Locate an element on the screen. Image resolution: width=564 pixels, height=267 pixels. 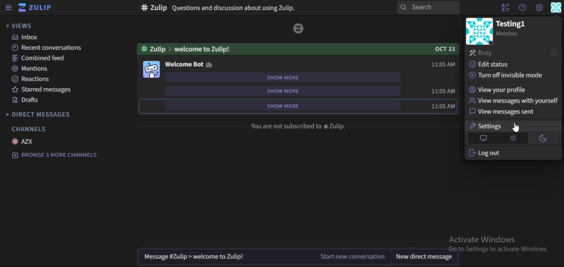
11:05 AM is located at coordinates (444, 91).